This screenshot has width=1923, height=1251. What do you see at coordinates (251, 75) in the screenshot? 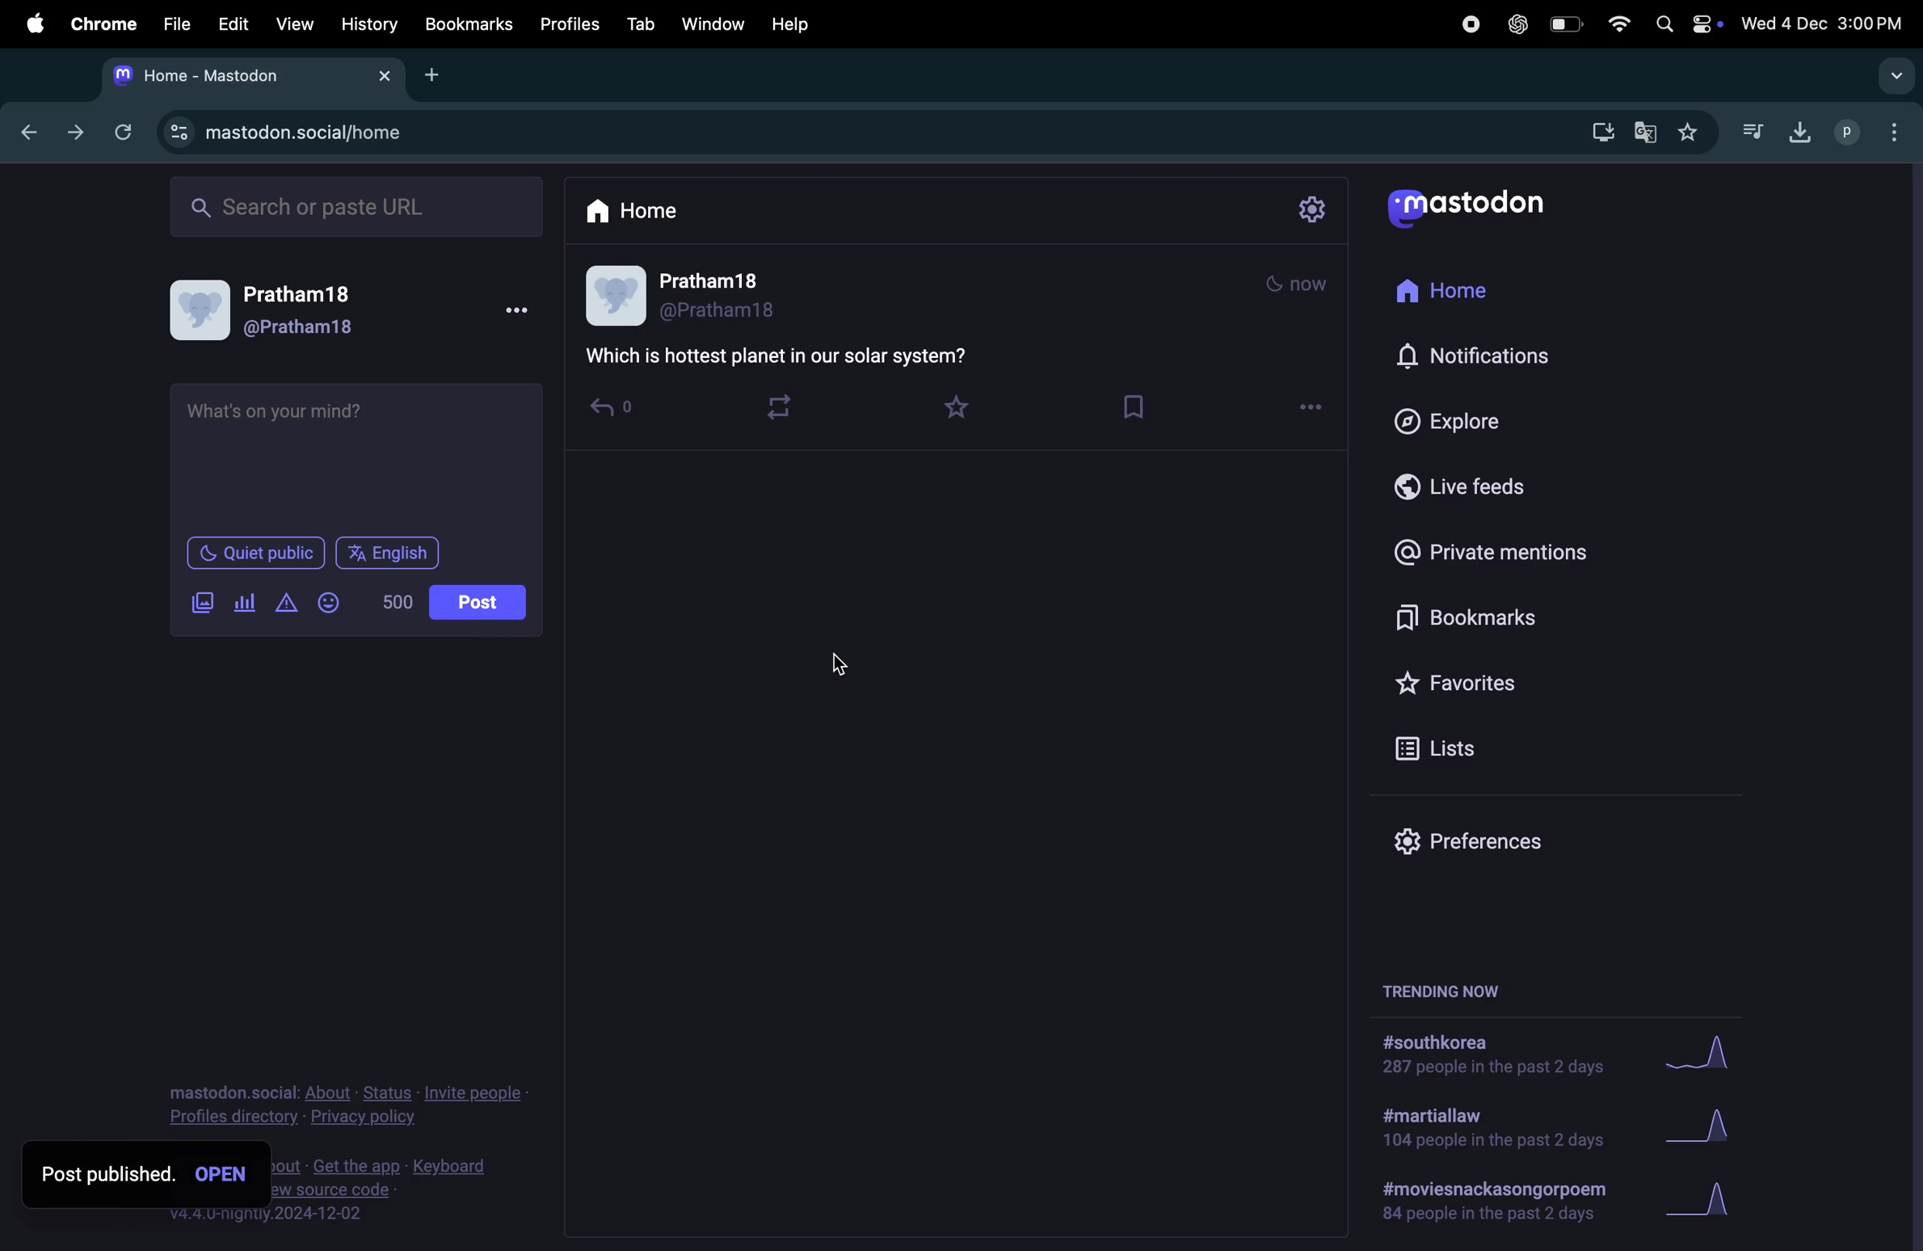
I see `mastodon home` at bounding box center [251, 75].